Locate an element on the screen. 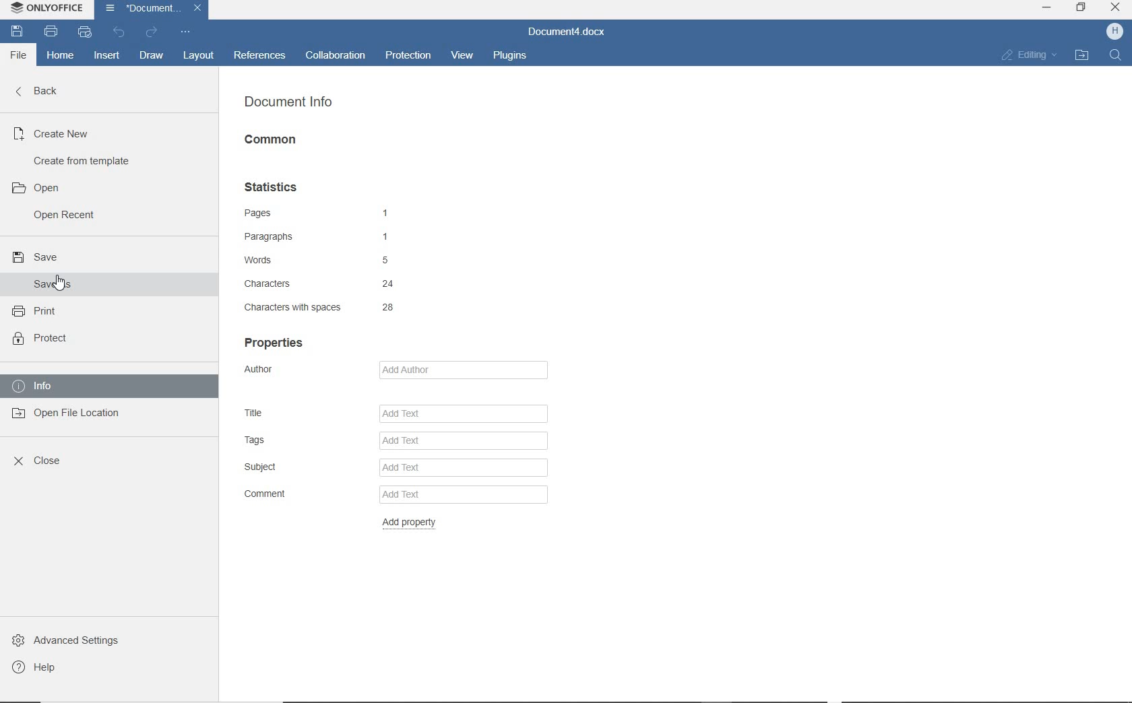  protect is located at coordinates (40, 339).